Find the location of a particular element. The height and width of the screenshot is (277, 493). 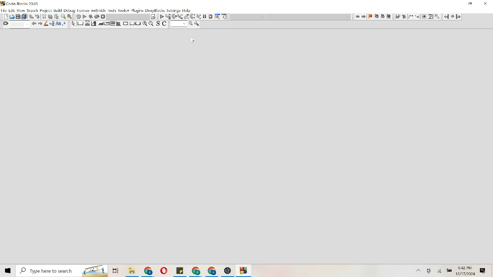

flag item is located at coordinates (380, 17).